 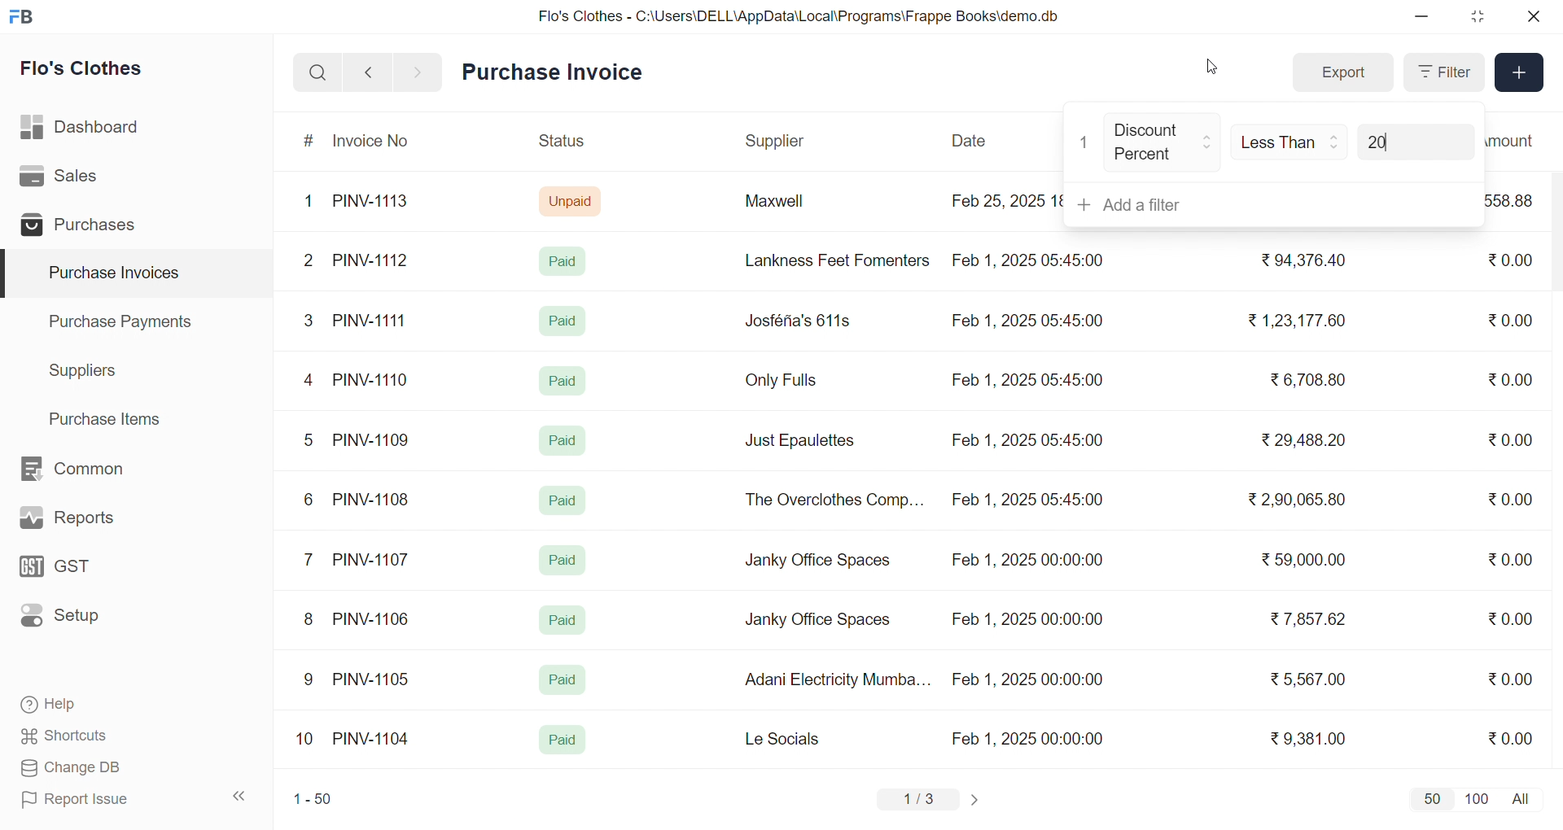 I want to click on Feb 1, 2025 05:45:00, so click(x=1031, y=259).